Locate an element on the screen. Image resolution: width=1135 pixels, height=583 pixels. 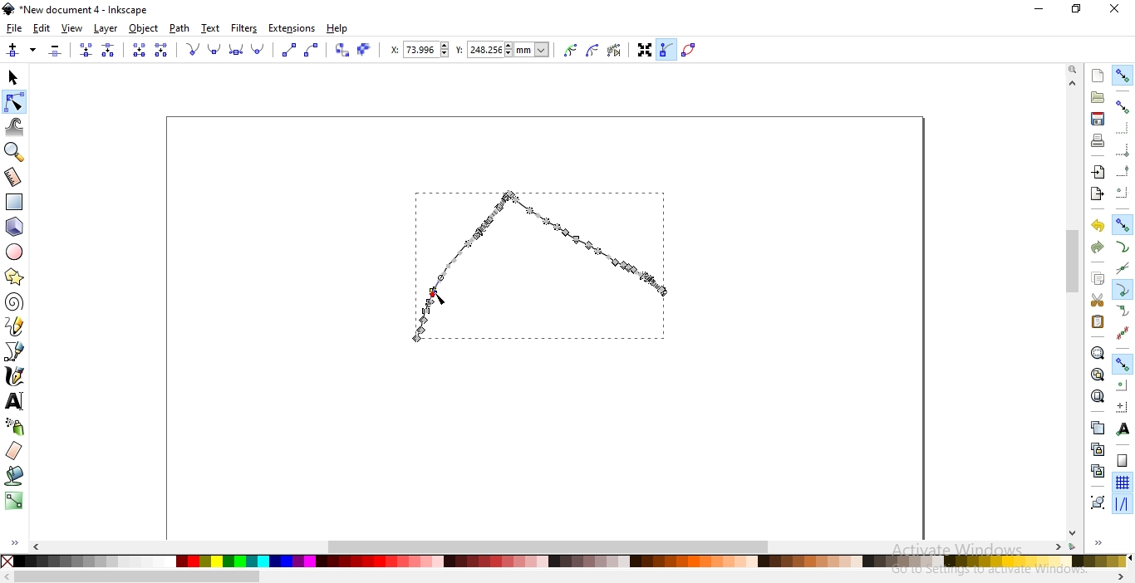
delete selected nodes is located at coordinates (56, 51).